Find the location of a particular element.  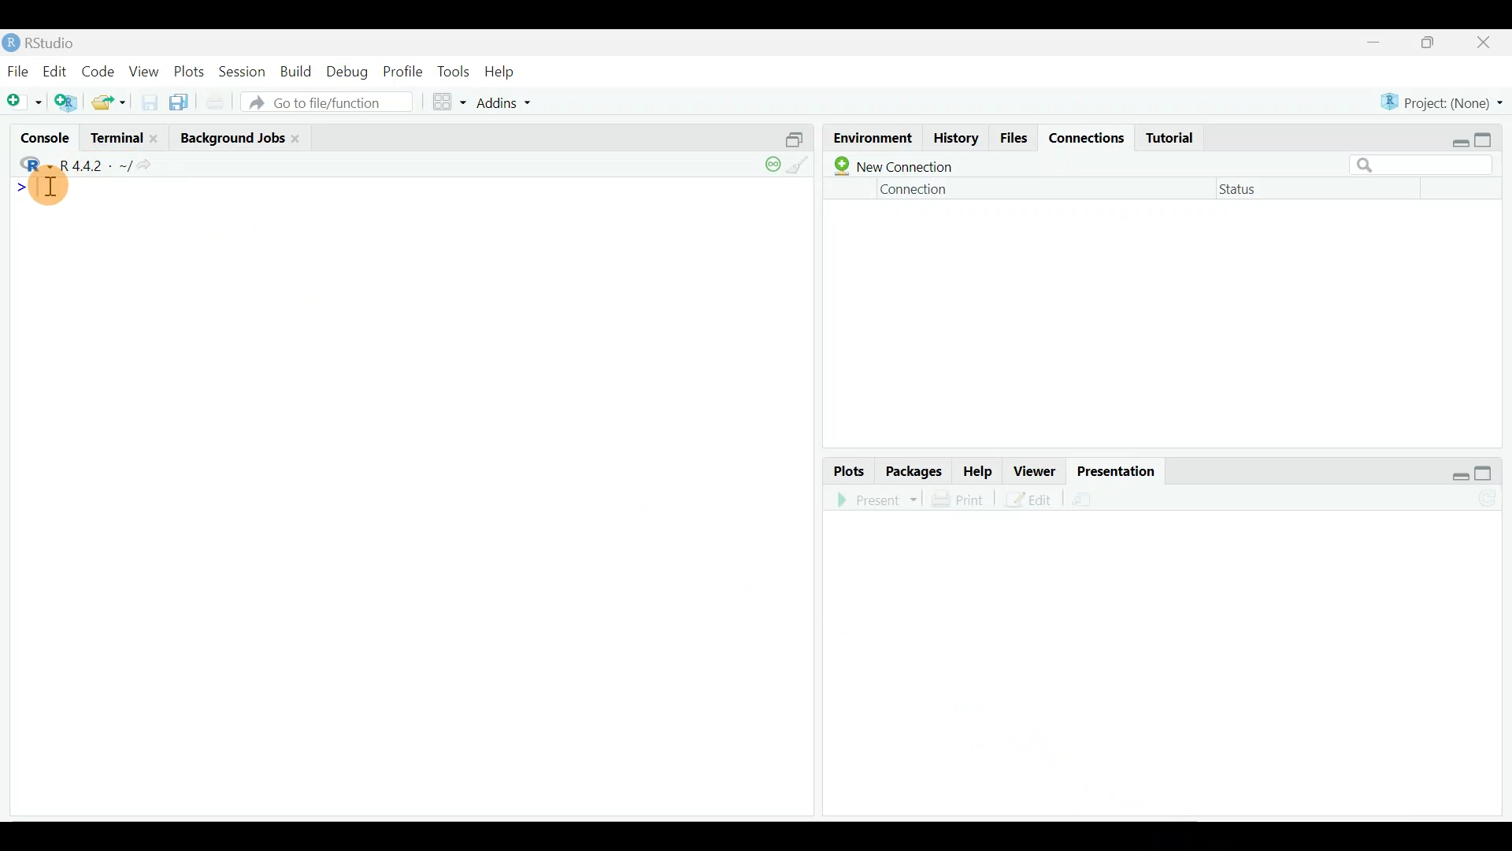

View is located at coordinates (145, 71).